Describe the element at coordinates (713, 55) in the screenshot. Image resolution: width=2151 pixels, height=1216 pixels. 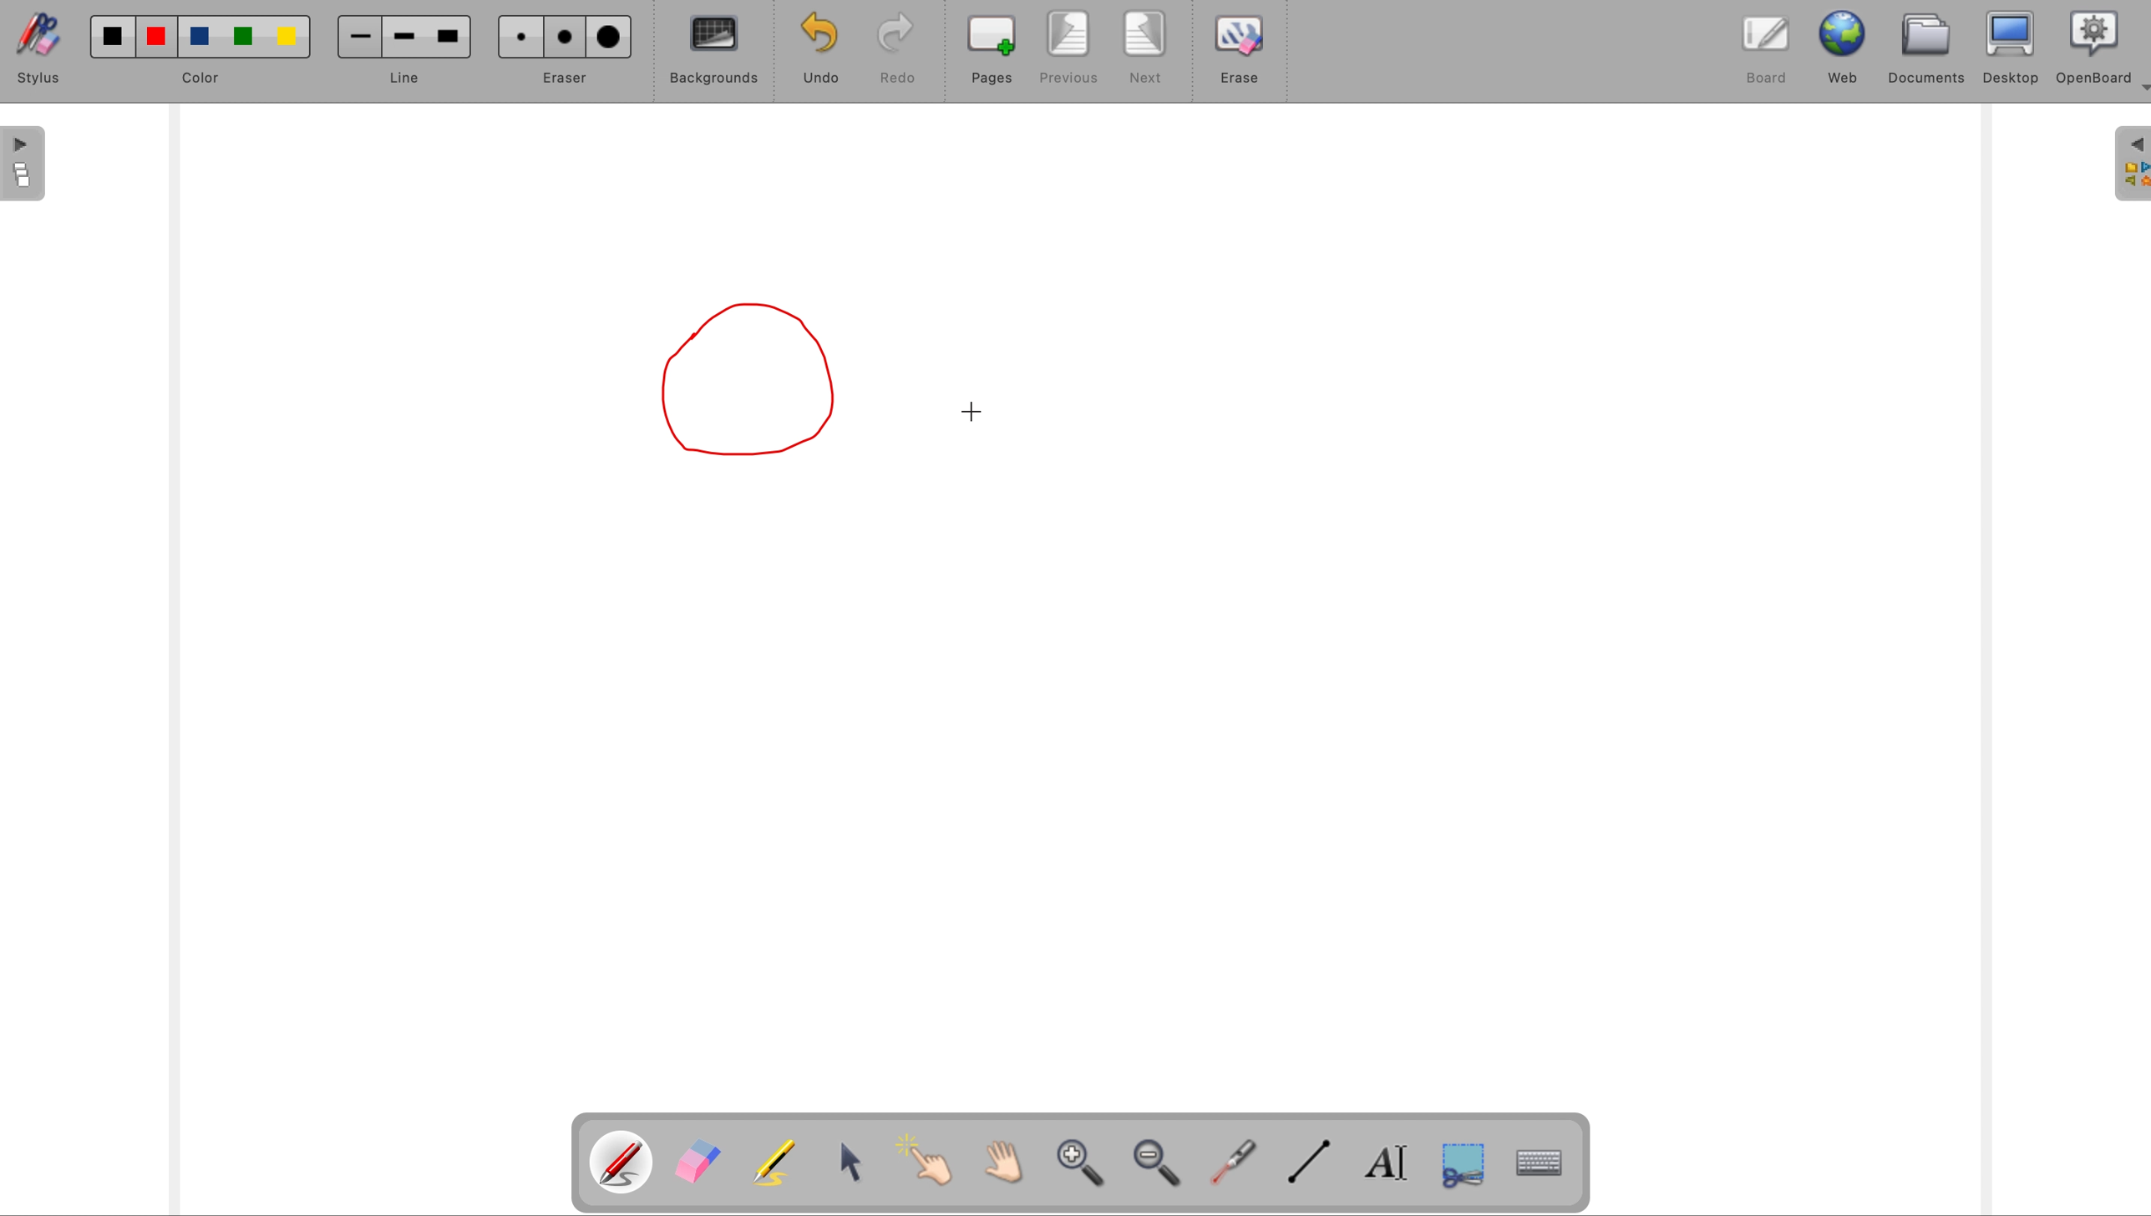
I see `backgrounds` at that location.